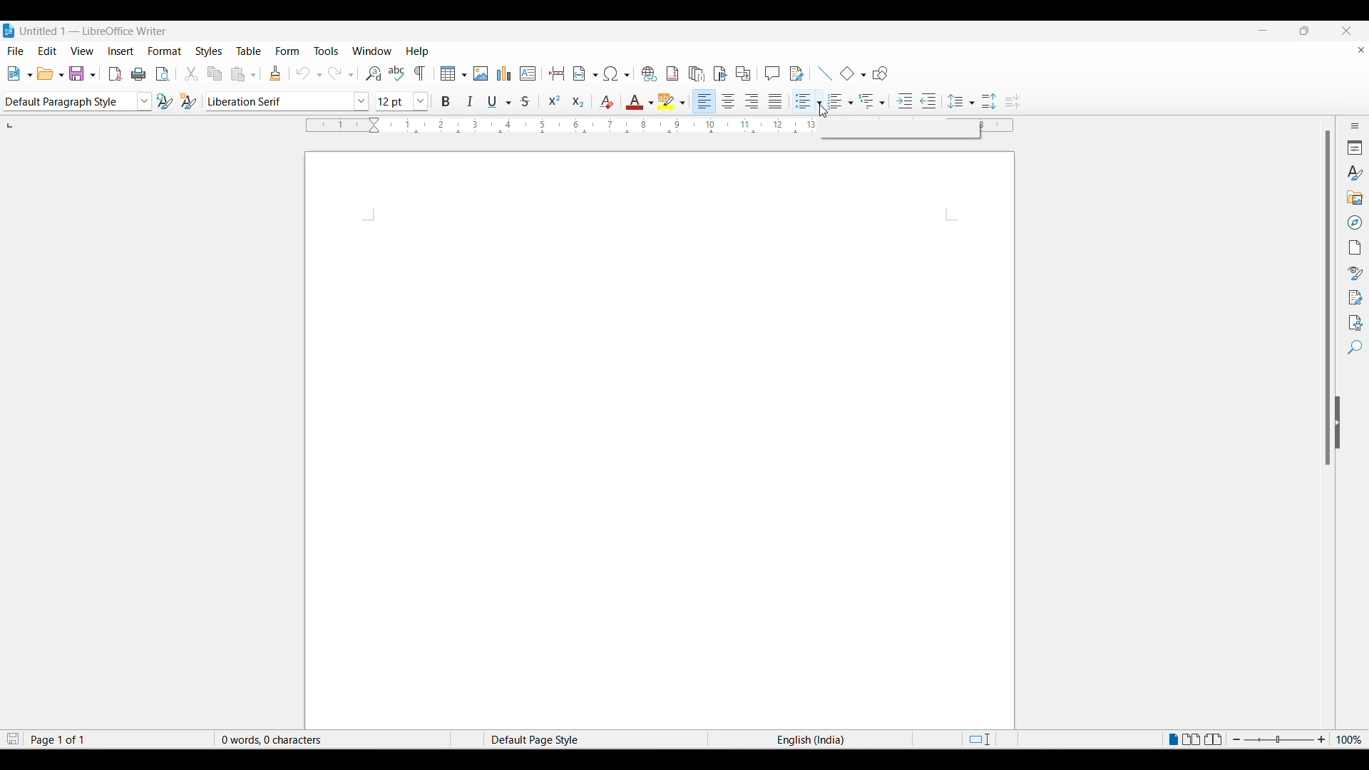 Image resolution: width=1369 pixels, height=770 pixels. Describe the element at coordinates (1351, 322) in the screenshot. I see `Accessibility check` at that location.